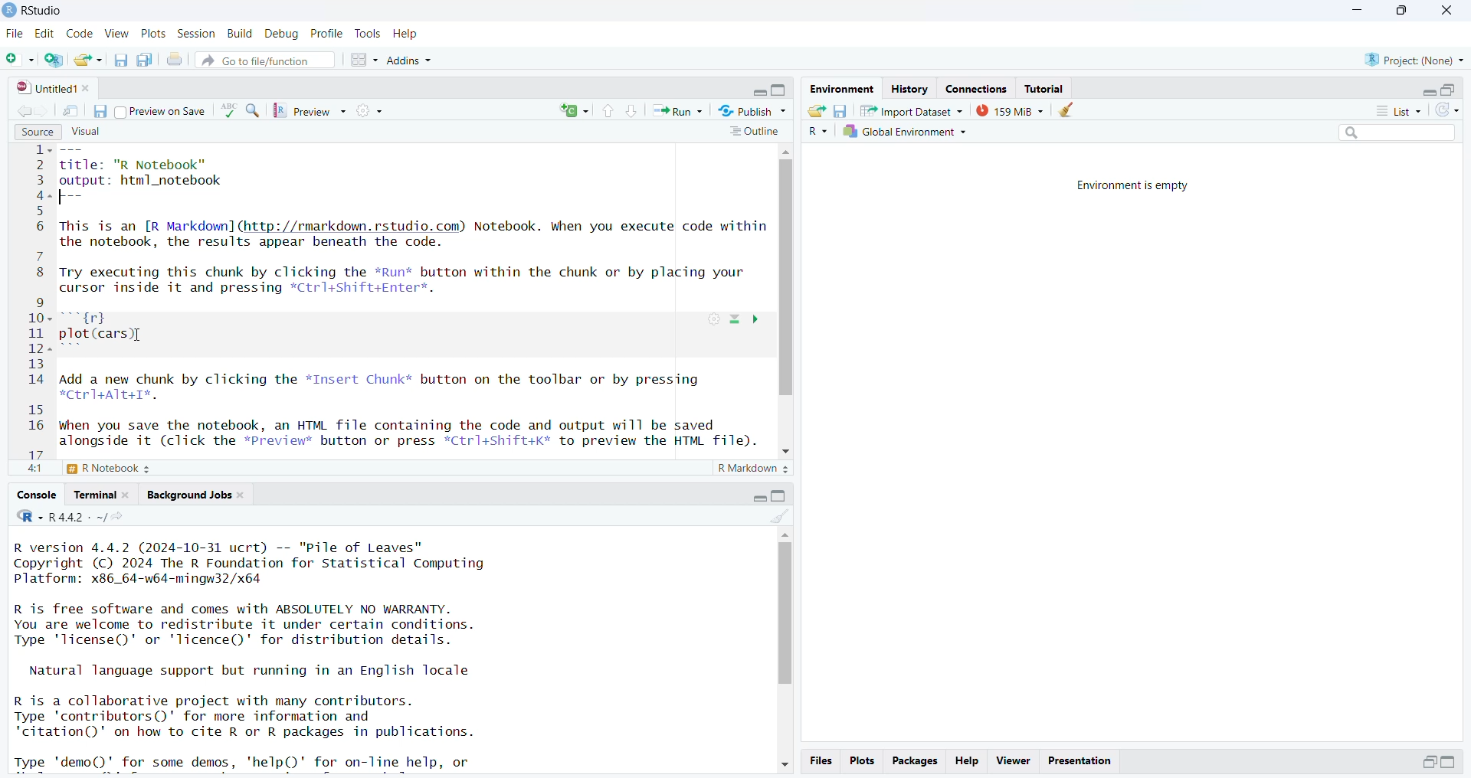 This screenshot has width=1471, height=778. Describe the element at coordinates (162, 113) in the screenshot. I see `preview on save` at that location.